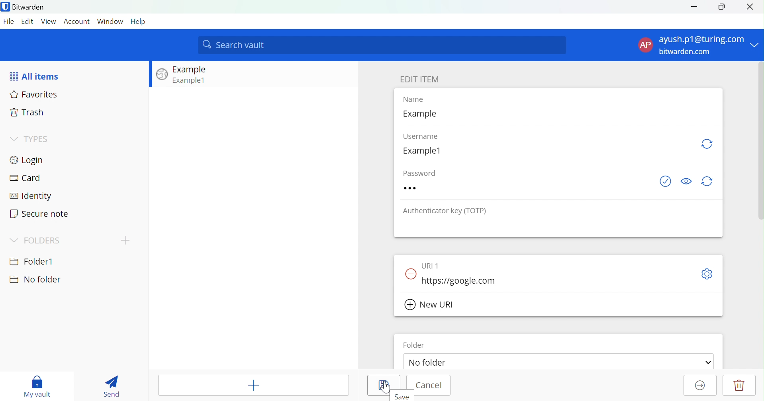  What do you see at coordinates (645, 45) in the screenshot?
I see `AP` at bounding box center [645, 45].